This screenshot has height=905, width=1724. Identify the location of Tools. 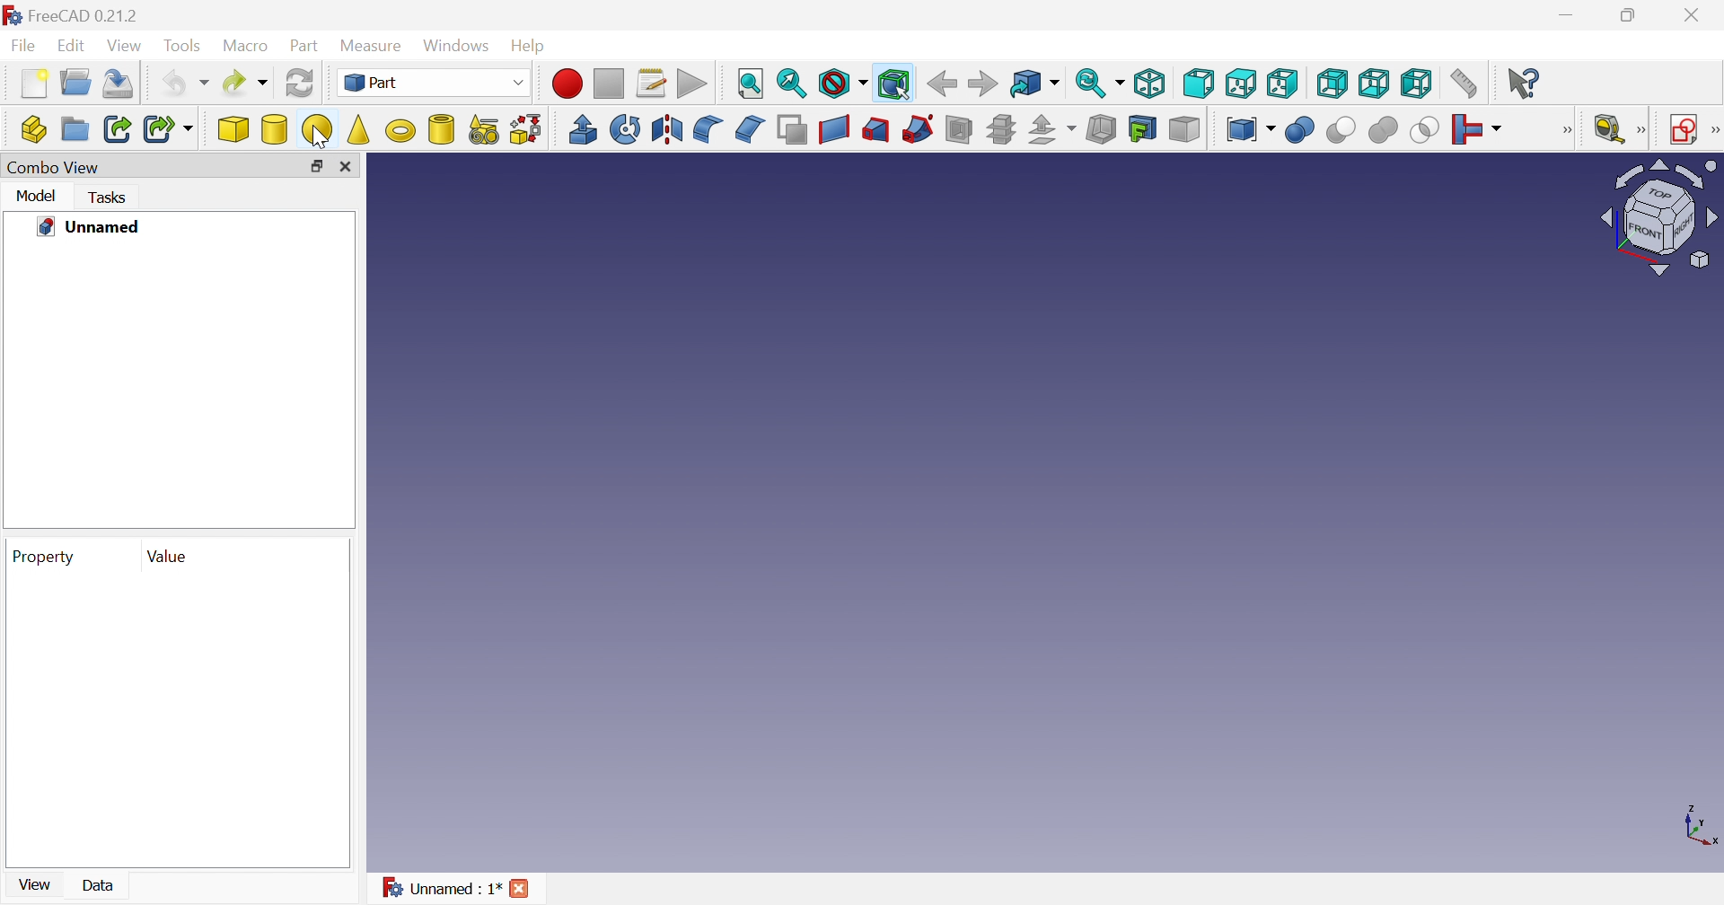
(181, 45).